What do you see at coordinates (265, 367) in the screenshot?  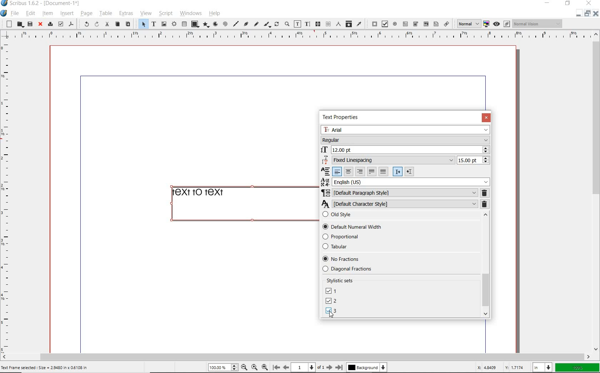 I see `Zoom in` at bounding box center [265, 367].